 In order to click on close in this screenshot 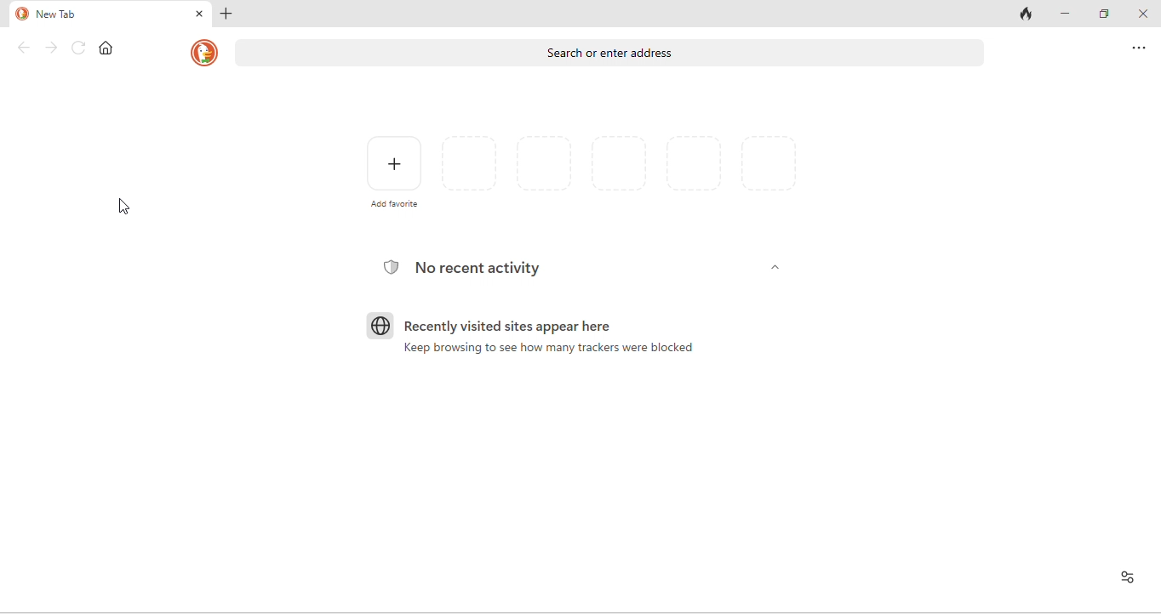, I will do `click(1144, 16)`.